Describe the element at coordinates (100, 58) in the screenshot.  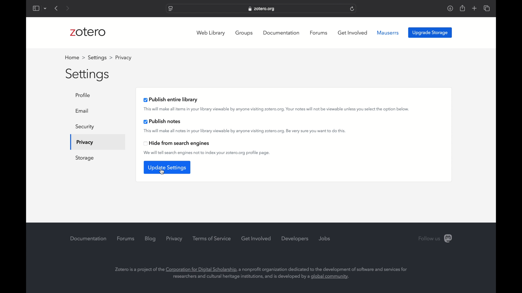
I see `settings` at that location.